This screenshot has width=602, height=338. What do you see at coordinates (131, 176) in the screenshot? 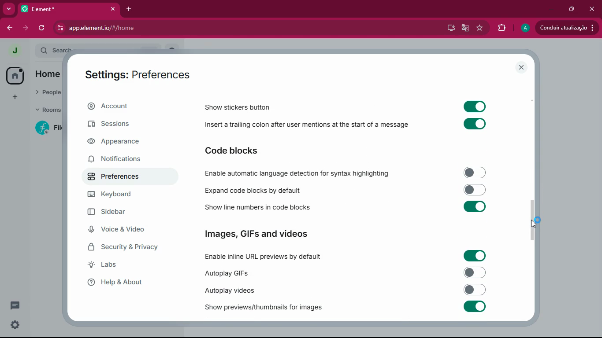
I see `Preferences` at bounding box center [131, 176].